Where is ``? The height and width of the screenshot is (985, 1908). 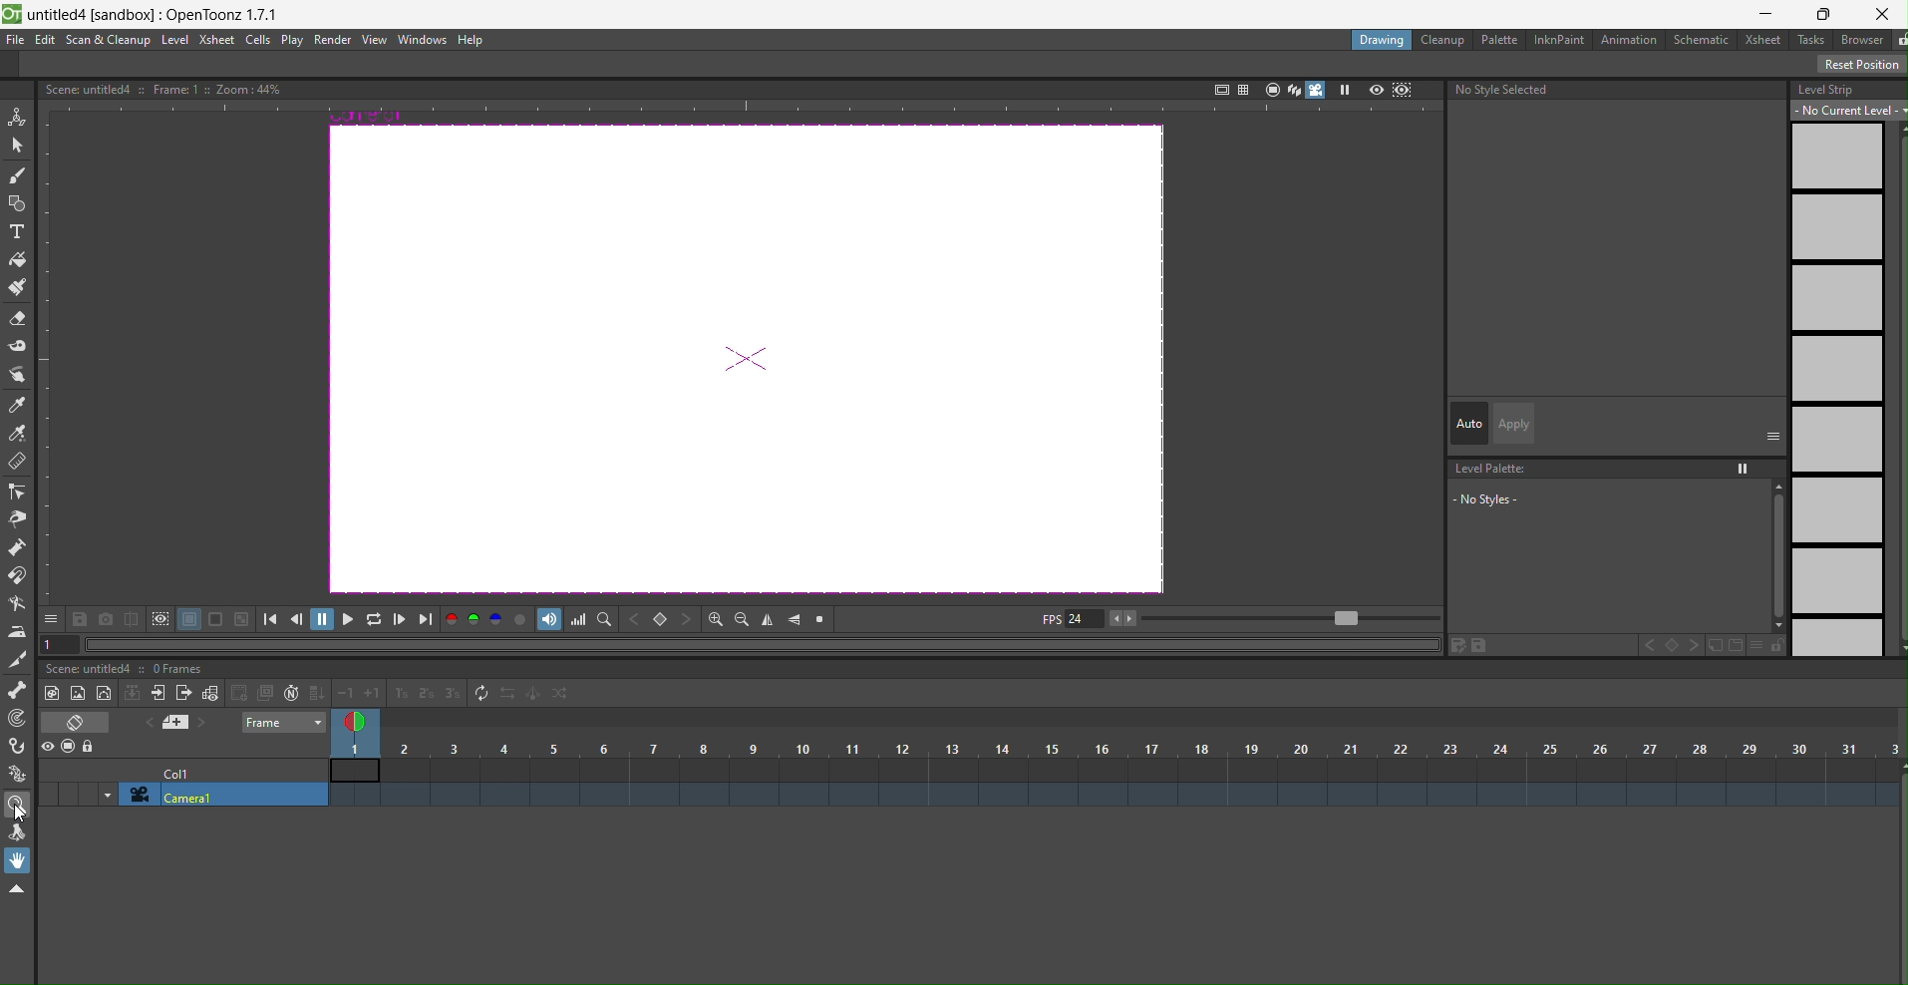  is located at coordinates (18, 831).